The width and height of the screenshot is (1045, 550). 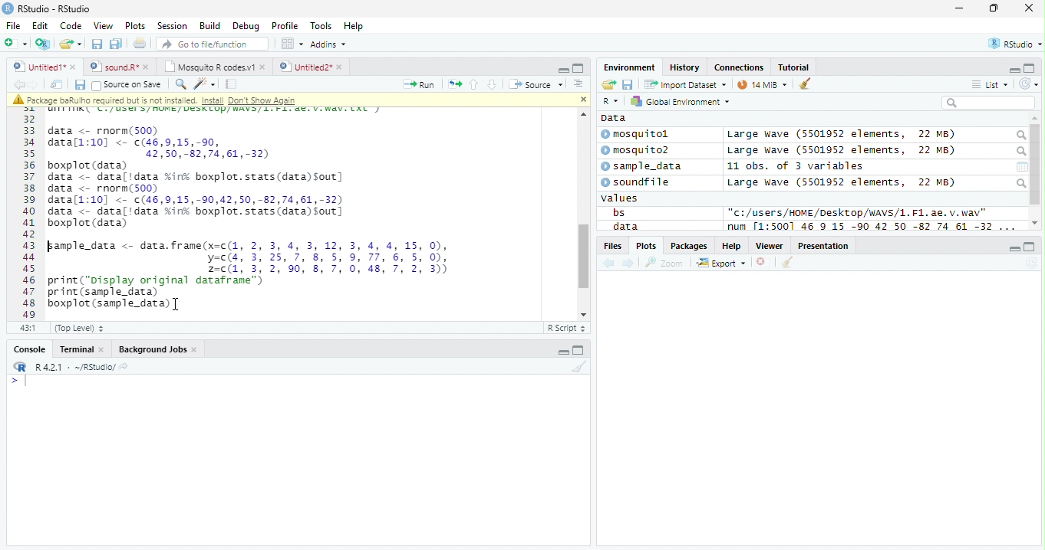 What do you see at coordinates (643, 167) in the screenshot?
I see `sample_data` at bounding box center [643, 167].